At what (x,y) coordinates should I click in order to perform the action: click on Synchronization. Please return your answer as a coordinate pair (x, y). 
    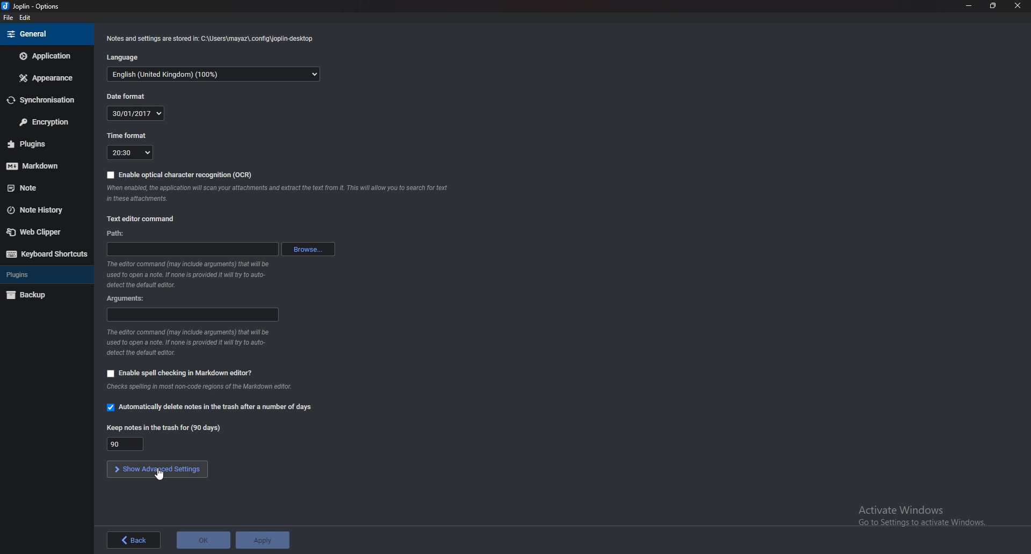
    Looking at the image, I should click on (45, 99).